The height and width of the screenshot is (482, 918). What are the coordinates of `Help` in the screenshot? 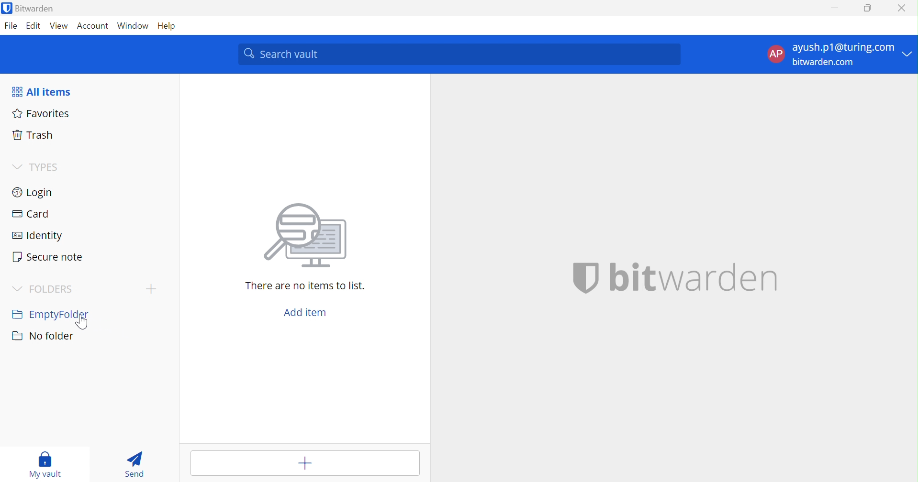 It's located at (172, 26).